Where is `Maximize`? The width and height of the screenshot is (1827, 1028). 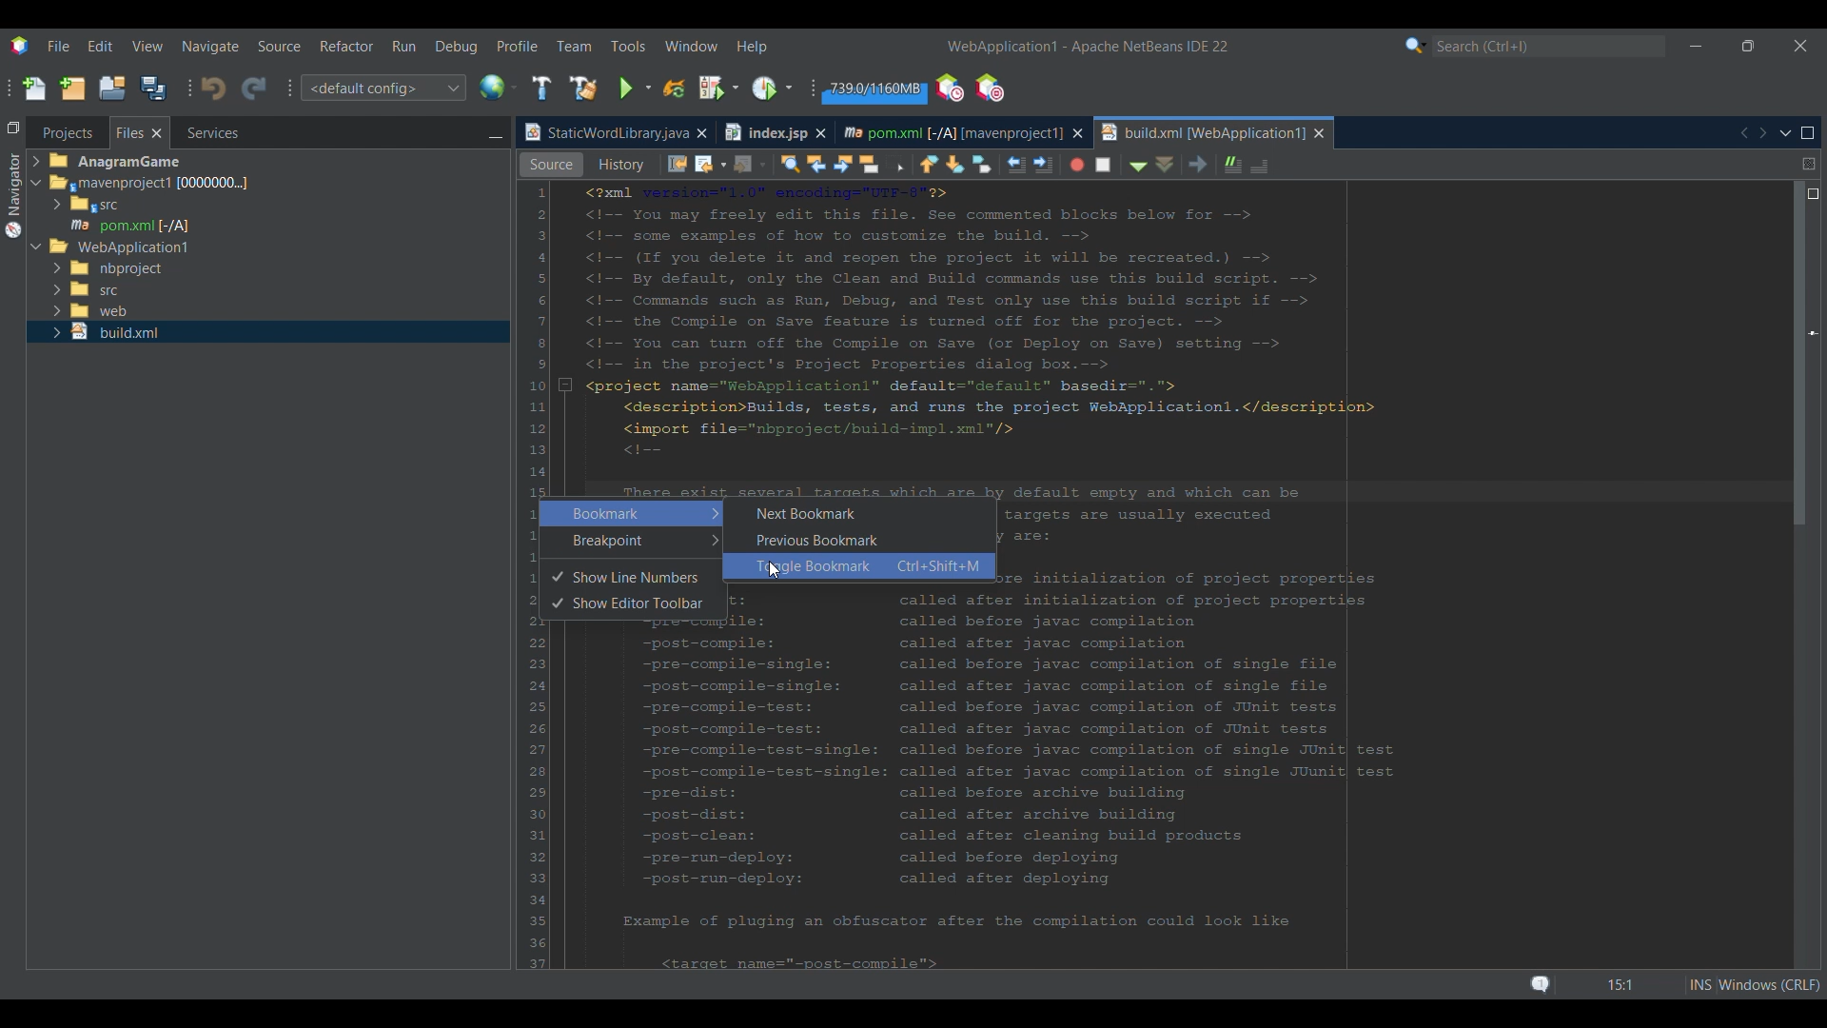 Maximize is located at coordinates (1808, 133).